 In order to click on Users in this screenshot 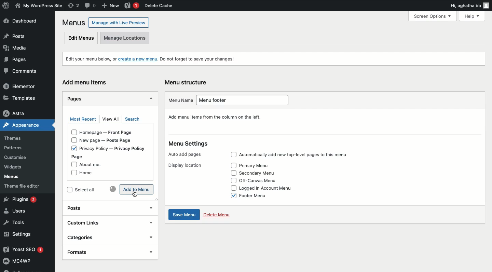, I will do `click(19, 212)`.